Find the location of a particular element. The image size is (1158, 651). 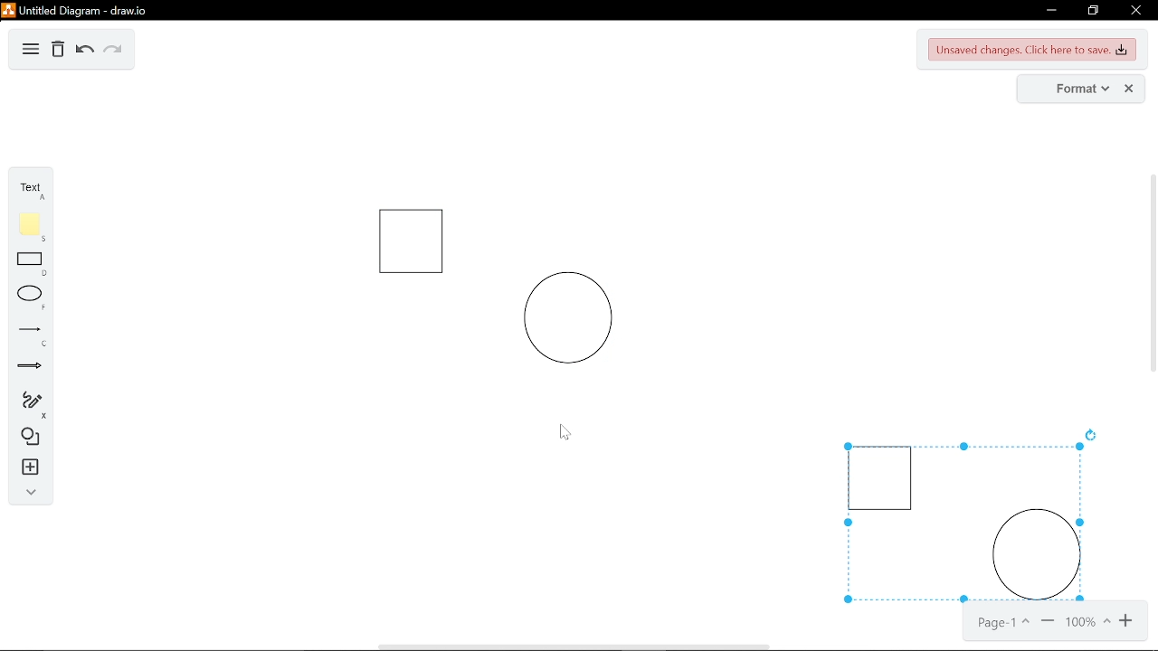

diagram is located at coordinates (31, 50).